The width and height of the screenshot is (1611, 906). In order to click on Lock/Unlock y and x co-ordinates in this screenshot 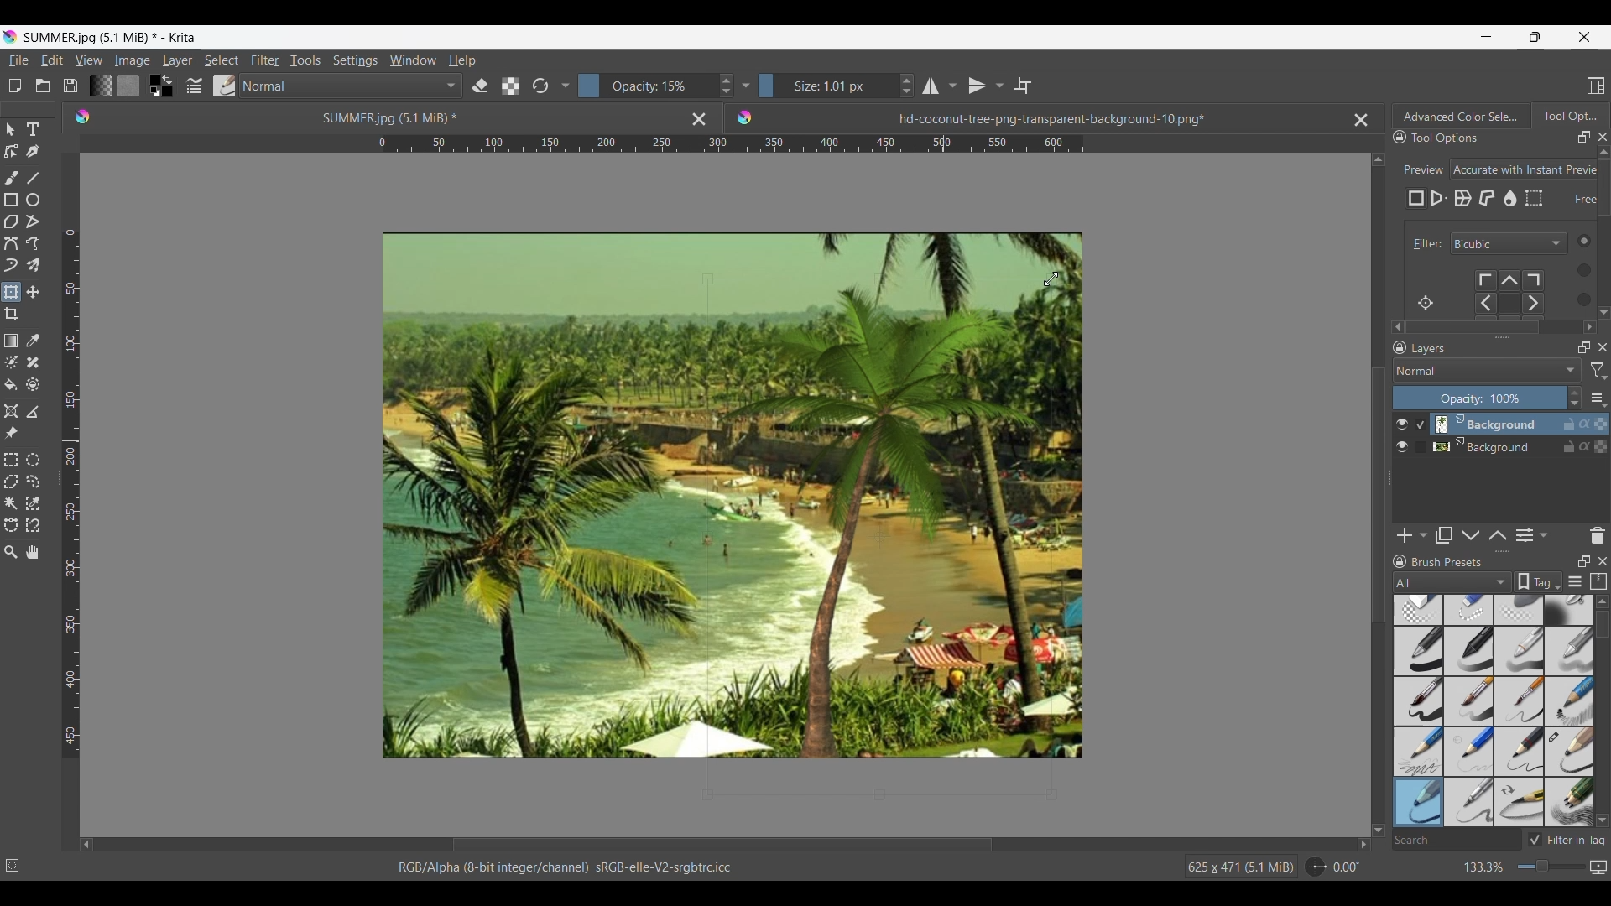, I will do `click(1574, 211)`.